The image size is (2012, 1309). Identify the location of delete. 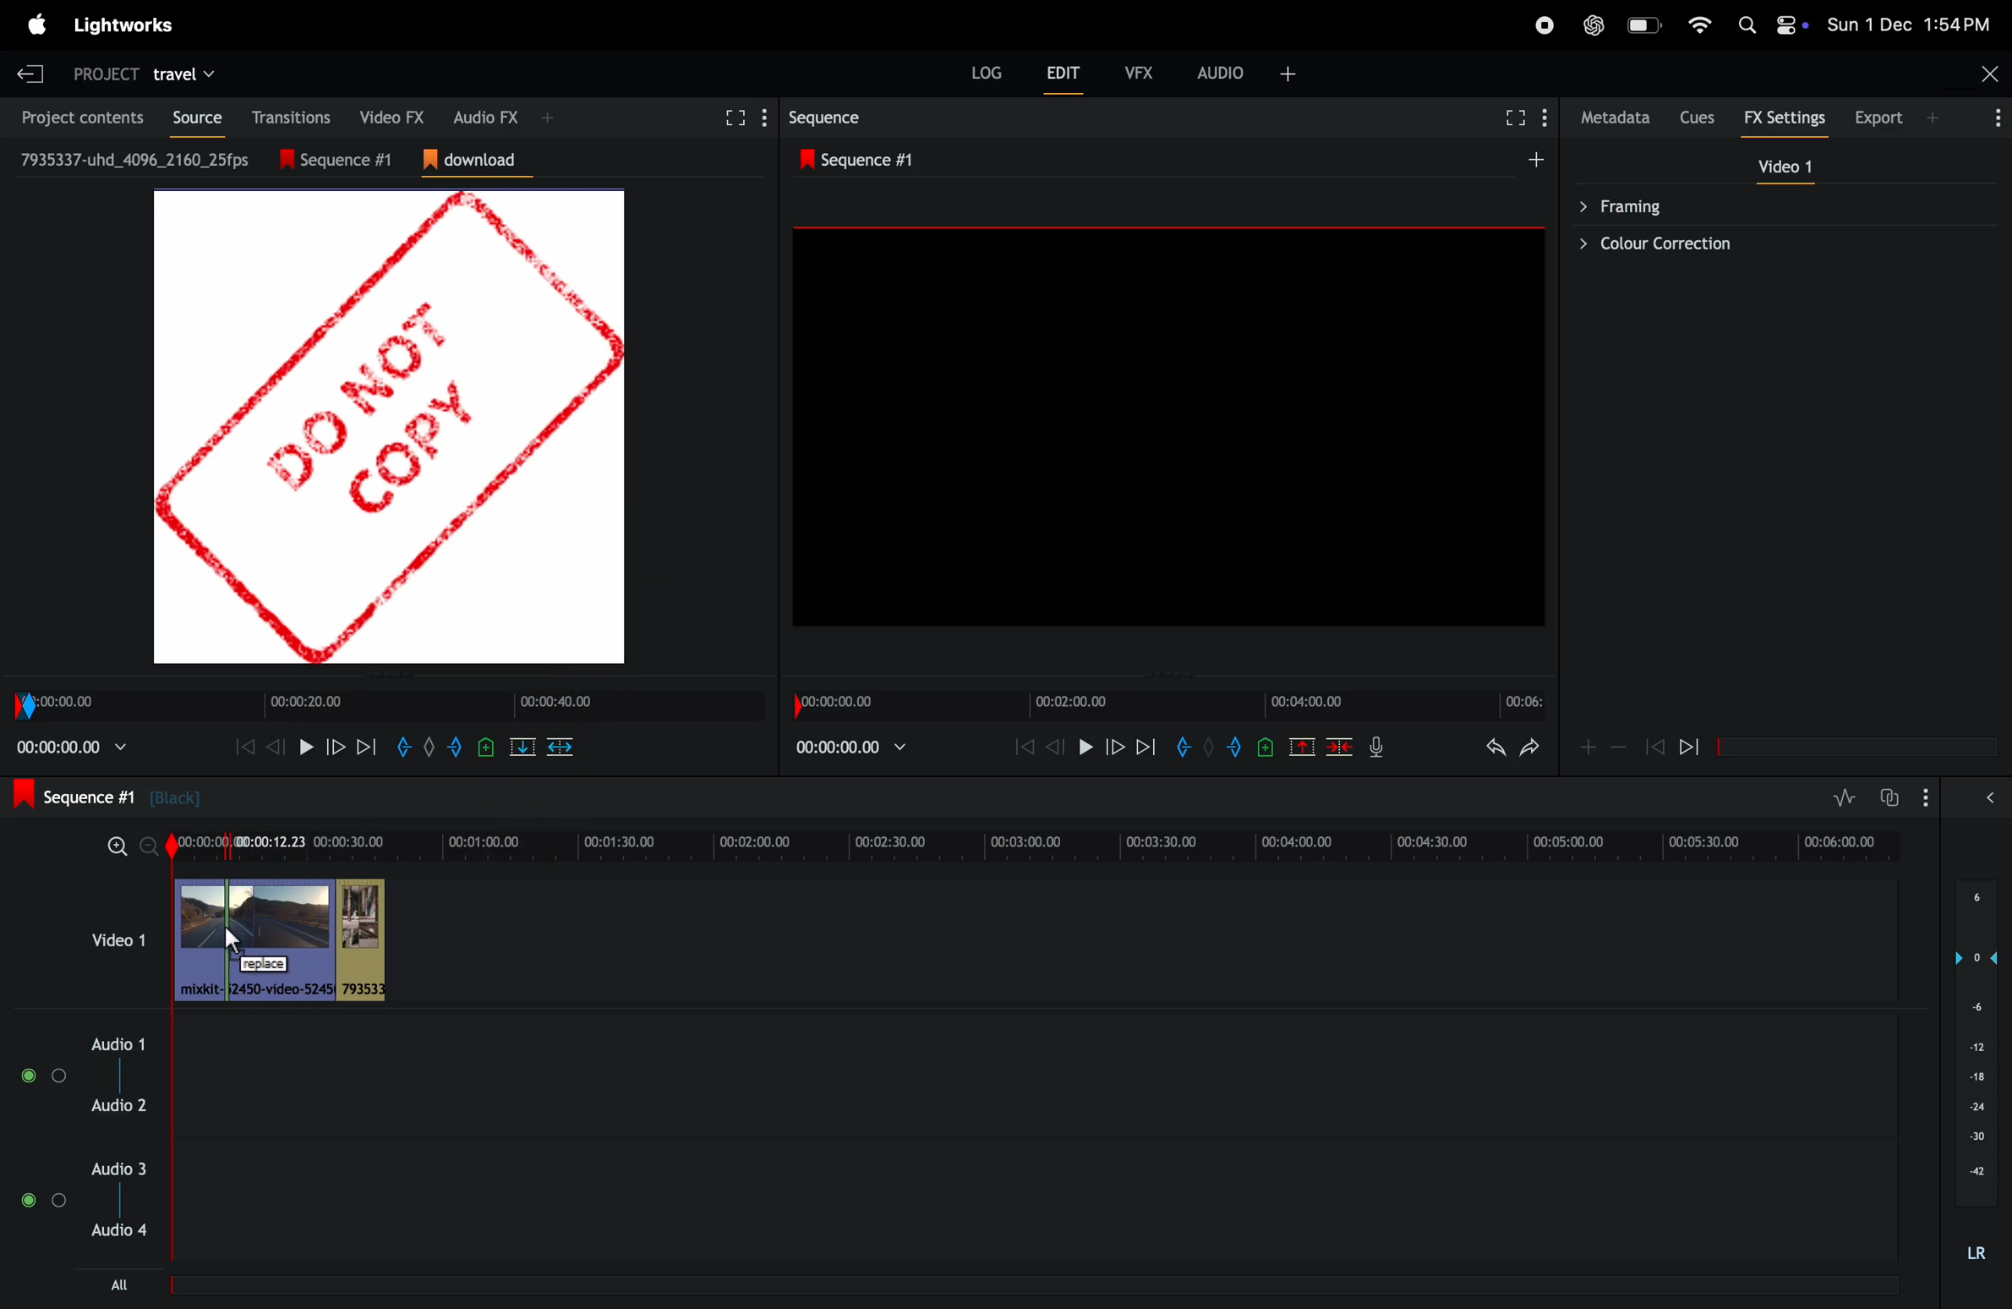
(560, 747).